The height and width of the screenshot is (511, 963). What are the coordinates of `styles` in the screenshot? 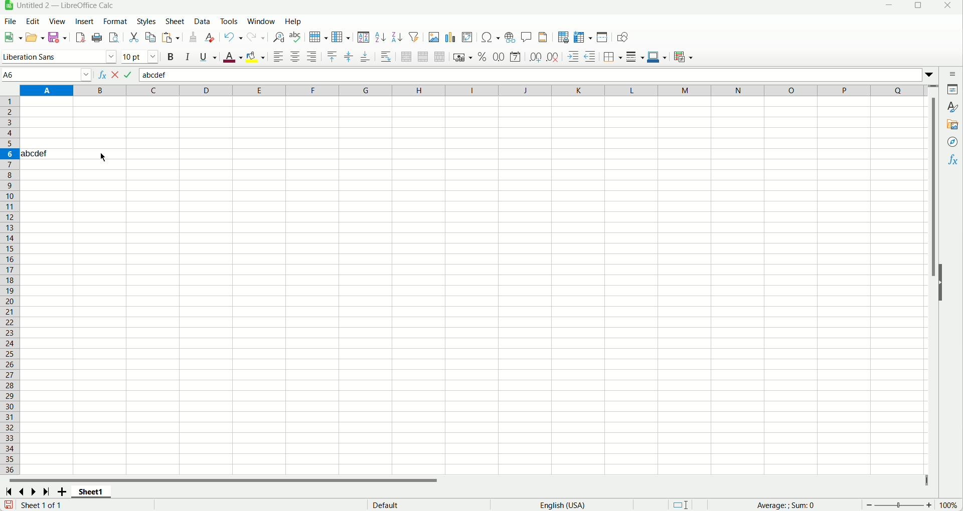 It's located at (953, 108).